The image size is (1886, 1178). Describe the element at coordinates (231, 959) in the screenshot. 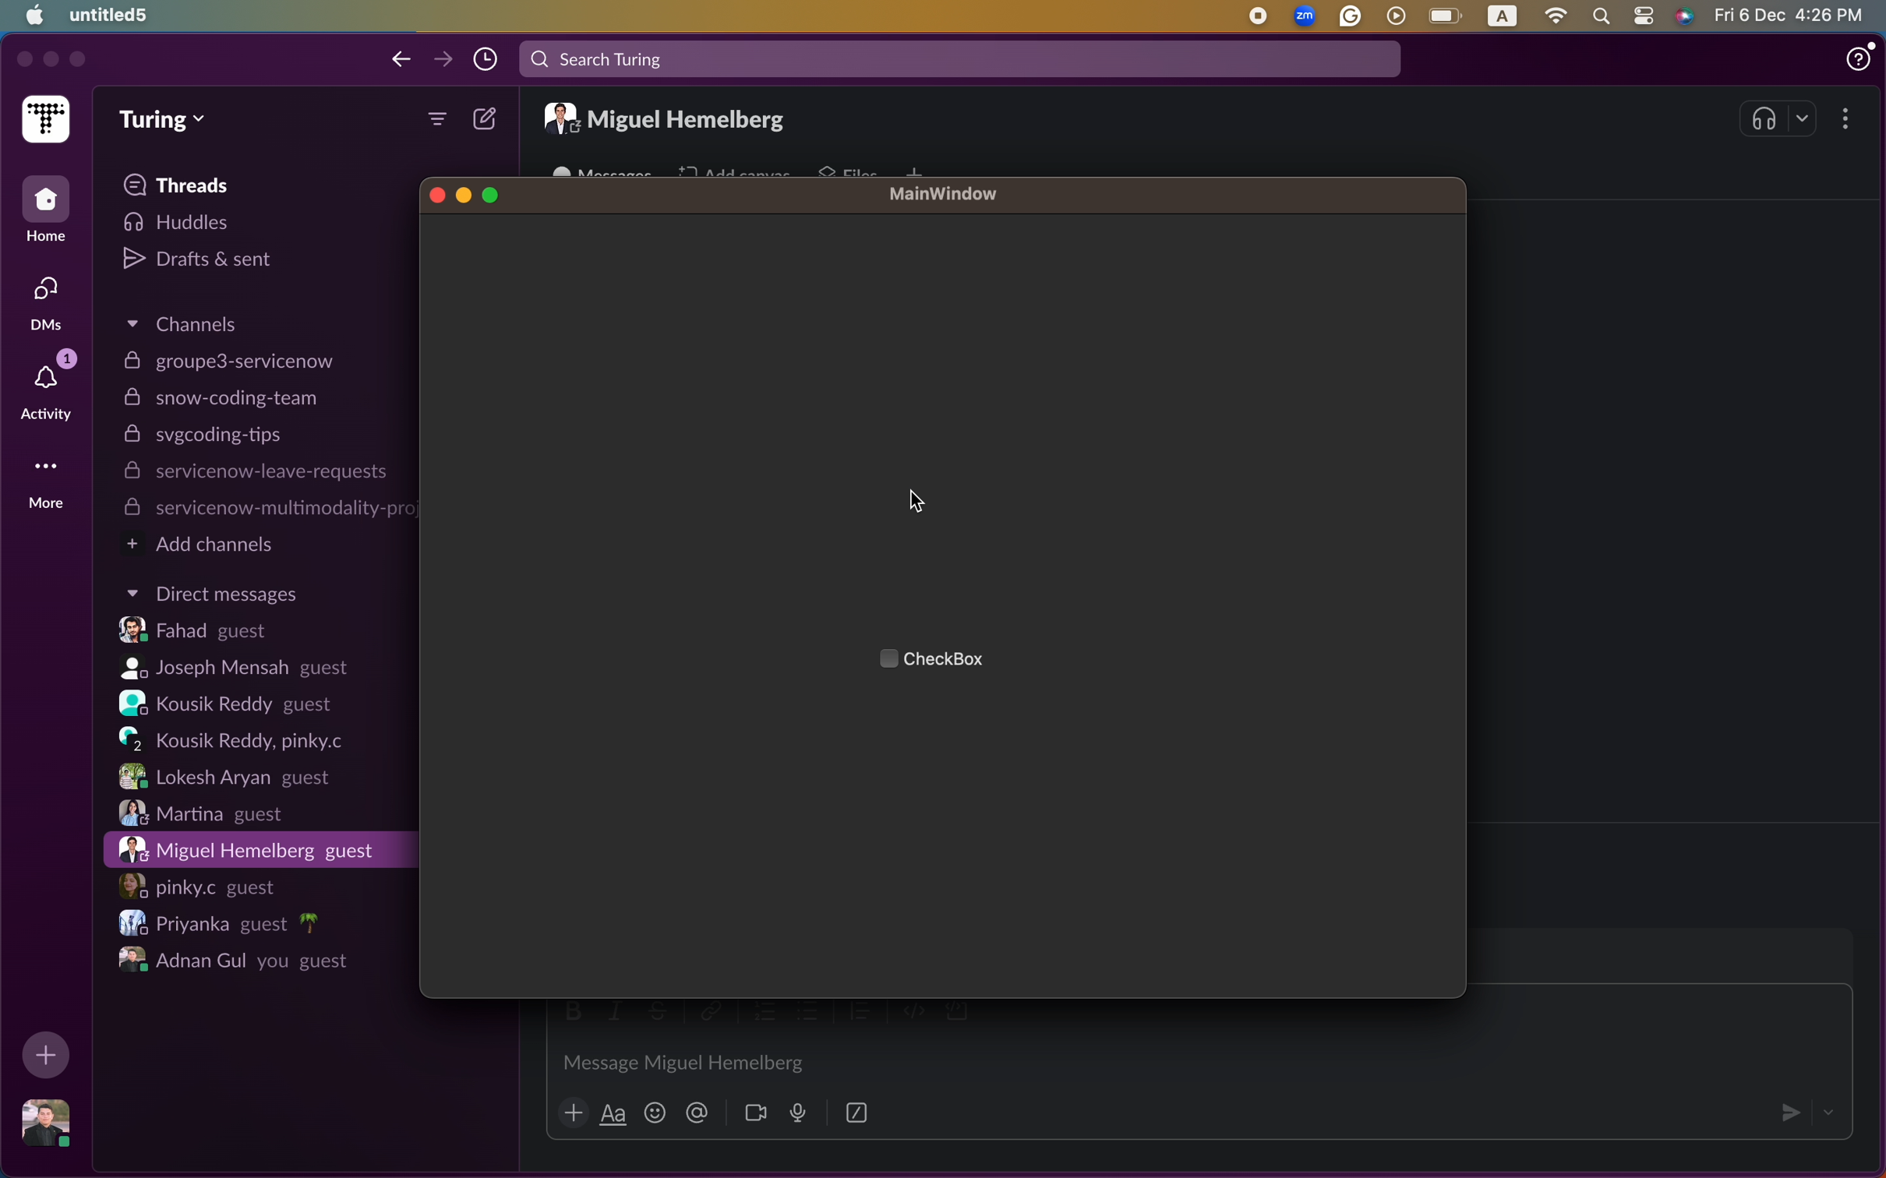

I see `Adnan Gul you guest` at that location.